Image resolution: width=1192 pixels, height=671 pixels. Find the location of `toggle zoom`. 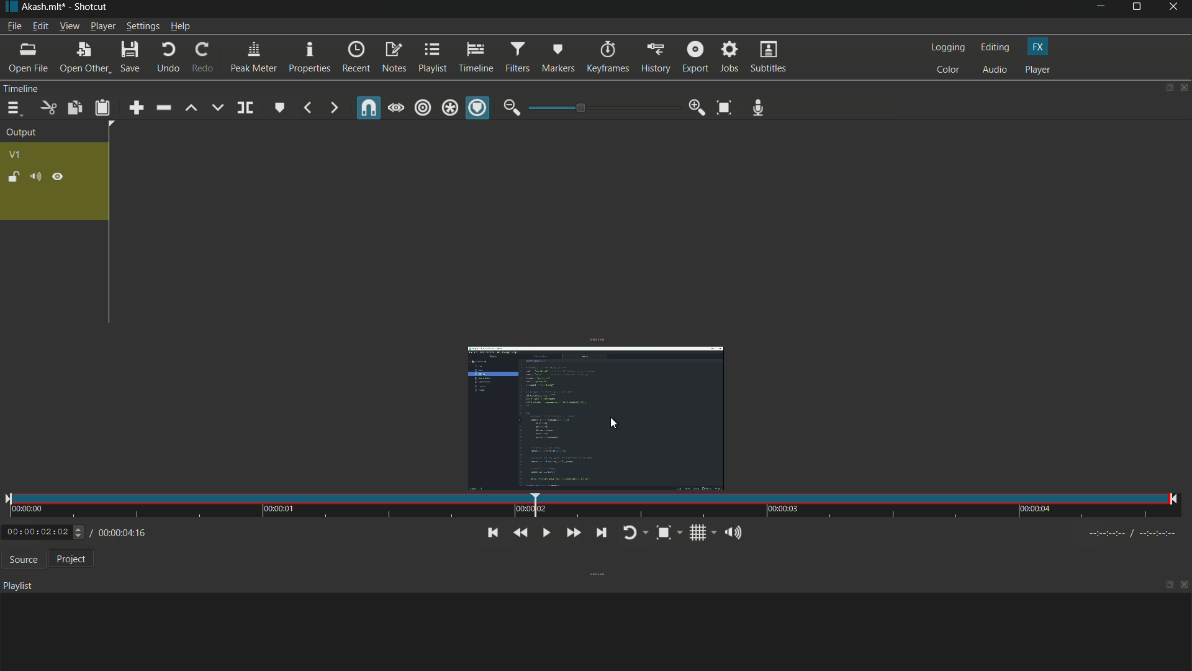

toggle zoom is located at coordinates (668, 532).